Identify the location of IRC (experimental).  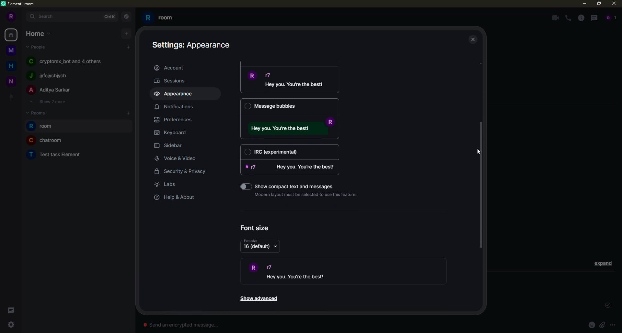
(290, 150).